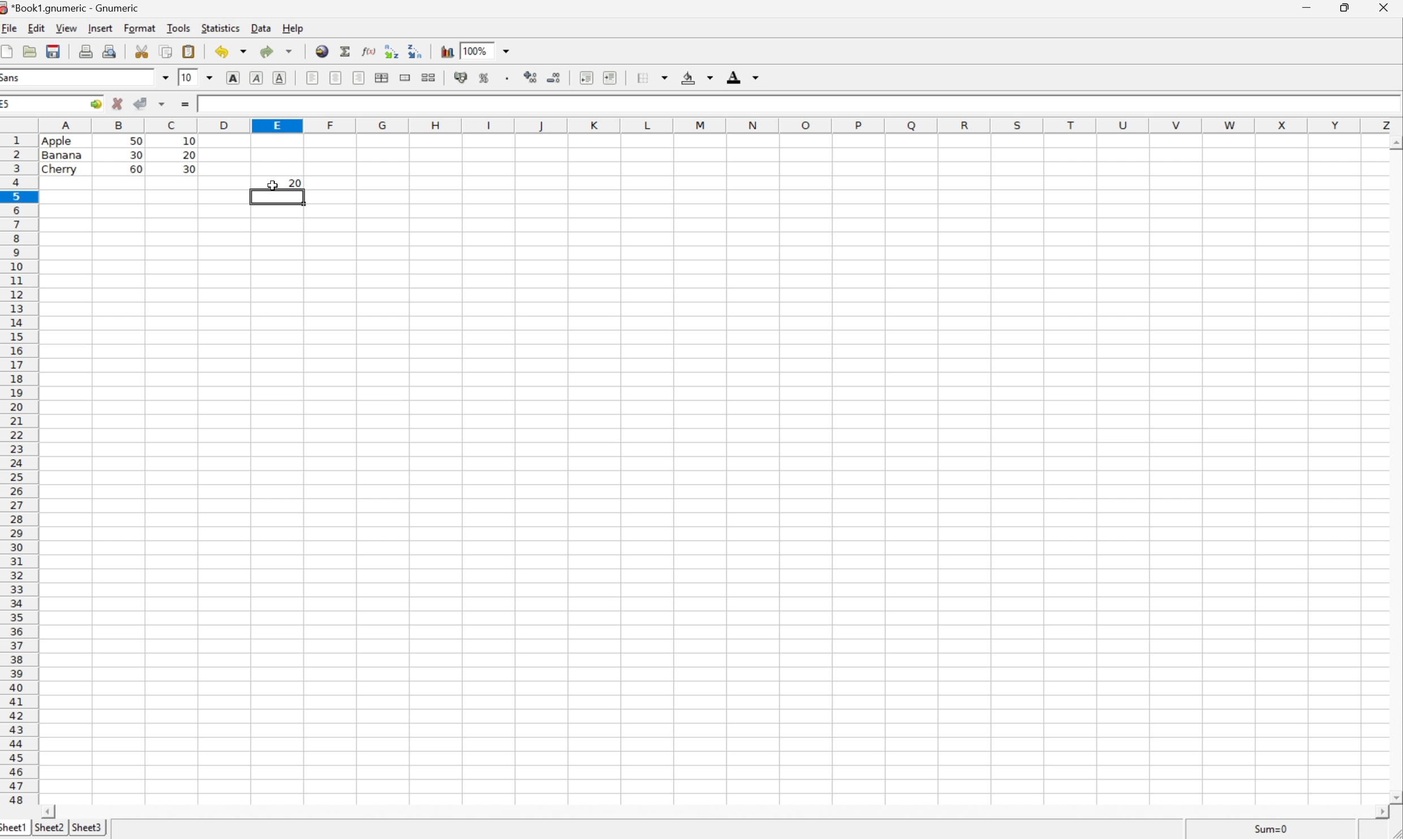  Describe the element at coordinates (448, 50) in the screenshot. I see `insert chart` at that location.